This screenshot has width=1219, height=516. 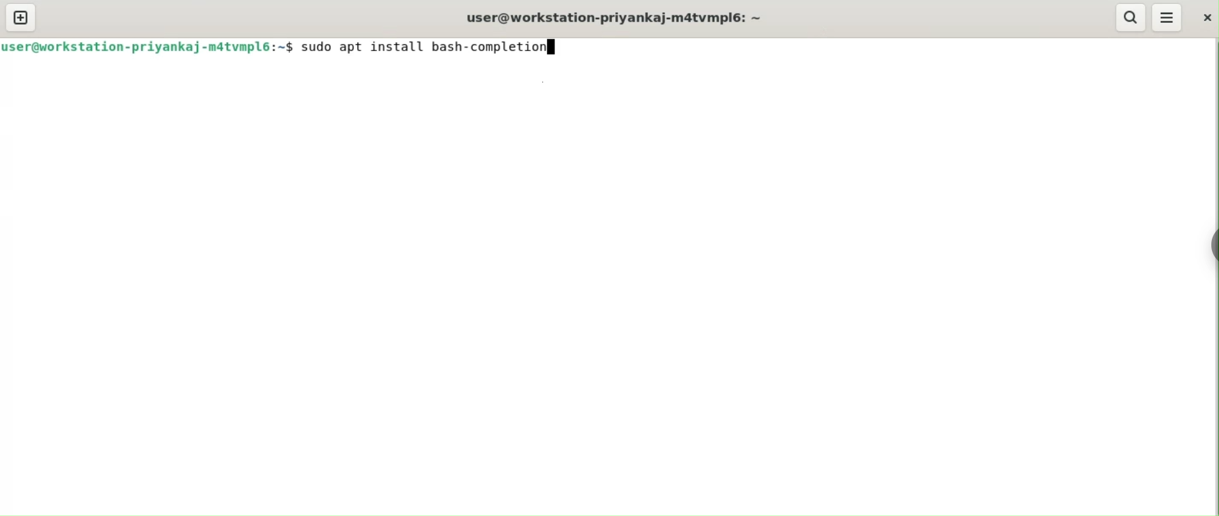 I want to click on search, so click(x=1130, y=17).